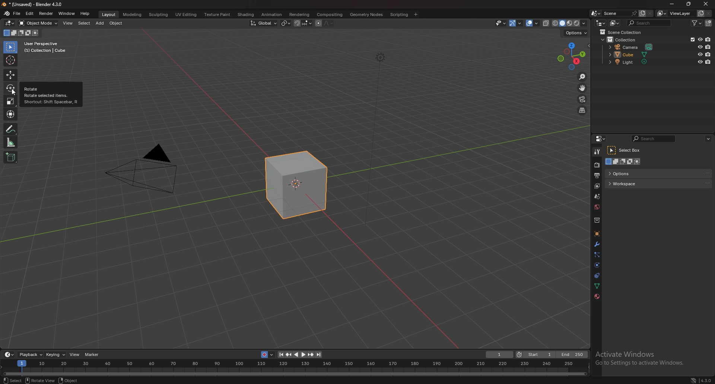 This screenshot has width=715, height=384. I want to click on help, so click(86, 14).